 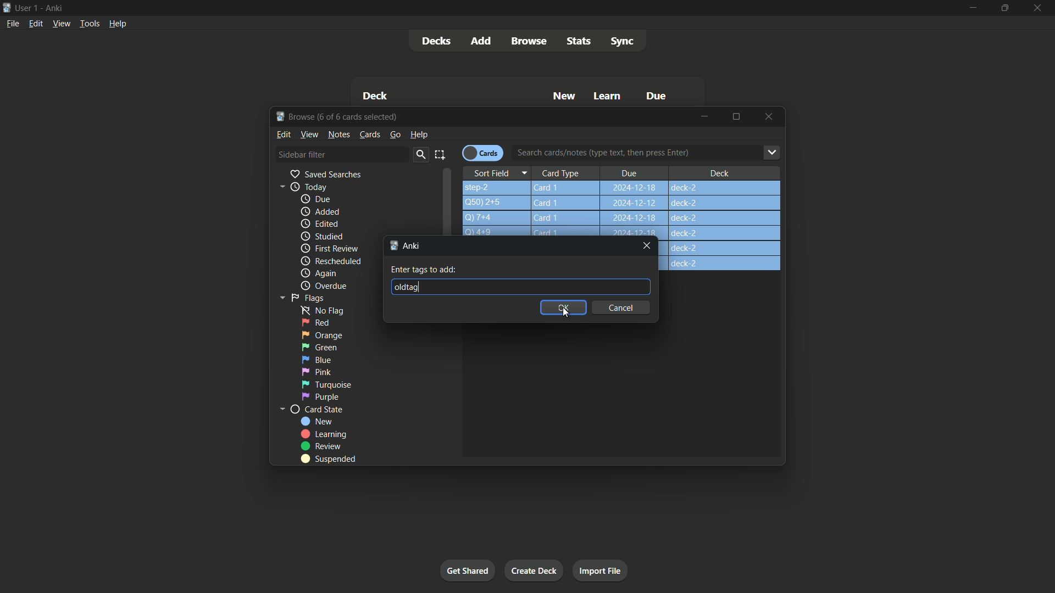 What do you see at coordinates (647, 246) in the screenshot?
I see `Close` at bounding box center [647, 246].